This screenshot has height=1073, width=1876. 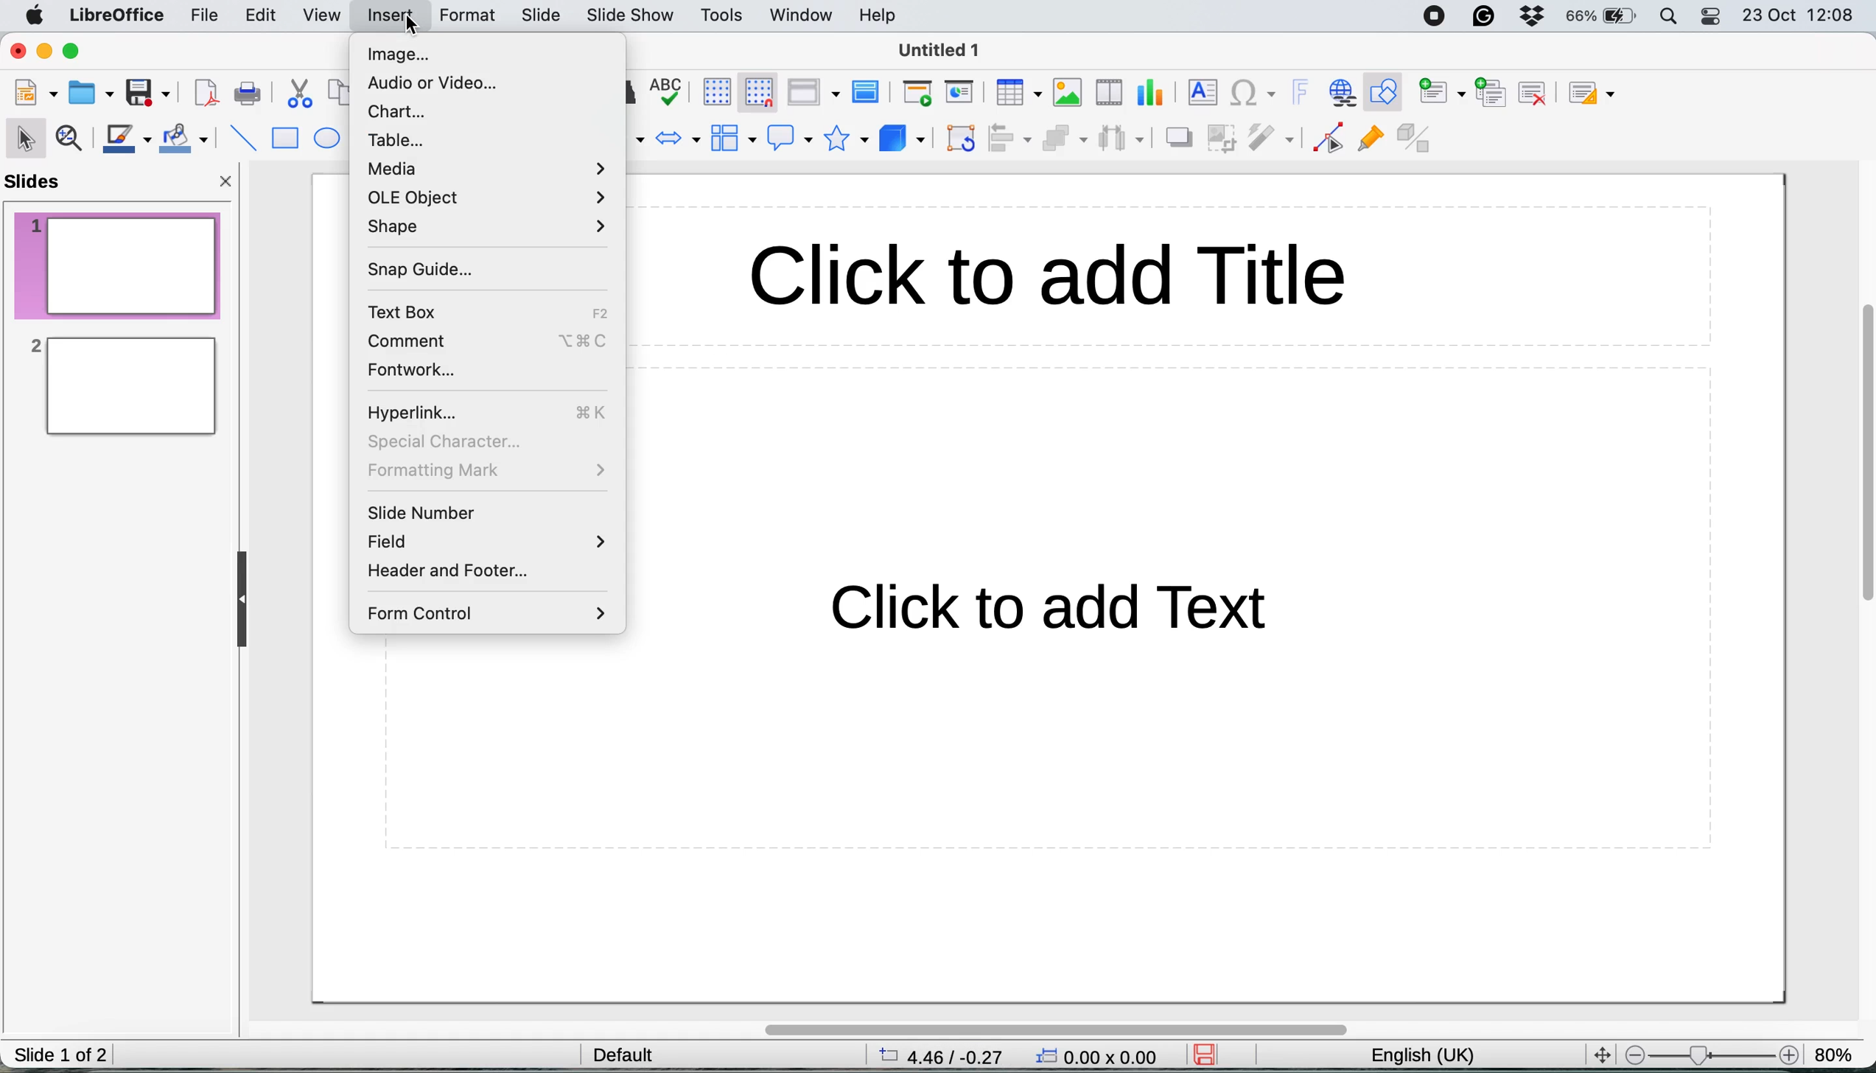 What do you see at coordinates (1329, 141) in the screenshot?
I see `toggle point edit mode` at bounding box center [1329, 141].